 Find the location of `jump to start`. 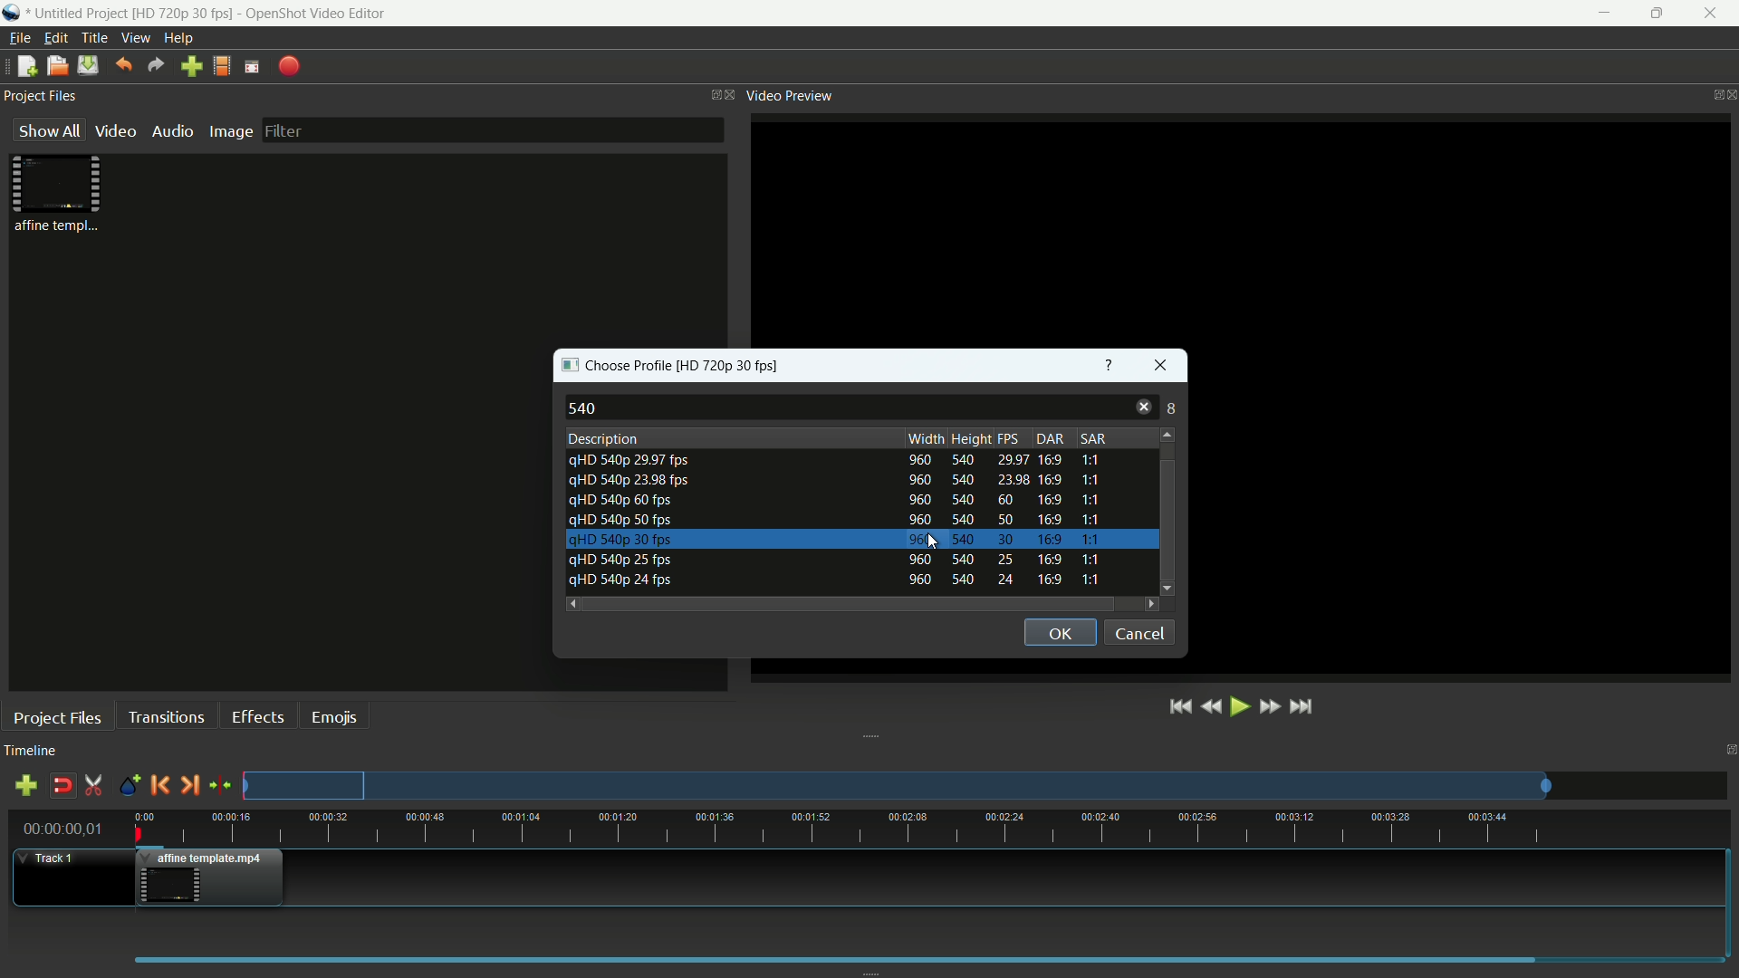

jump to start is located at coordinates (1179, 708).